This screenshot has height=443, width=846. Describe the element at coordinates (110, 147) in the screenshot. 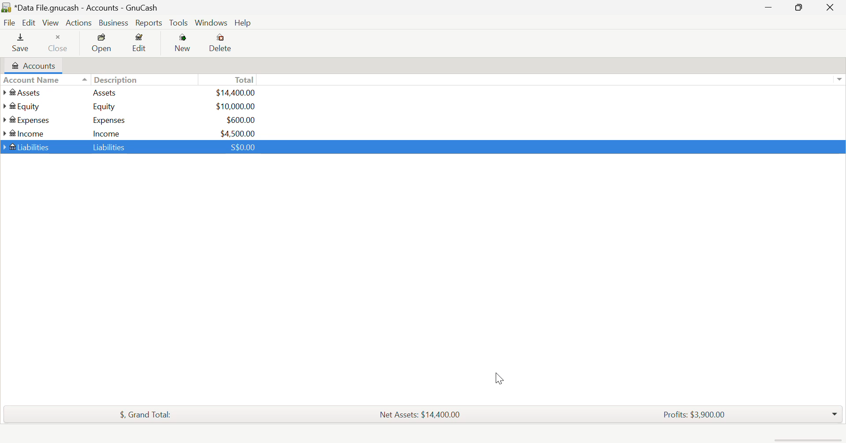

I see `Liabilities` at that location.